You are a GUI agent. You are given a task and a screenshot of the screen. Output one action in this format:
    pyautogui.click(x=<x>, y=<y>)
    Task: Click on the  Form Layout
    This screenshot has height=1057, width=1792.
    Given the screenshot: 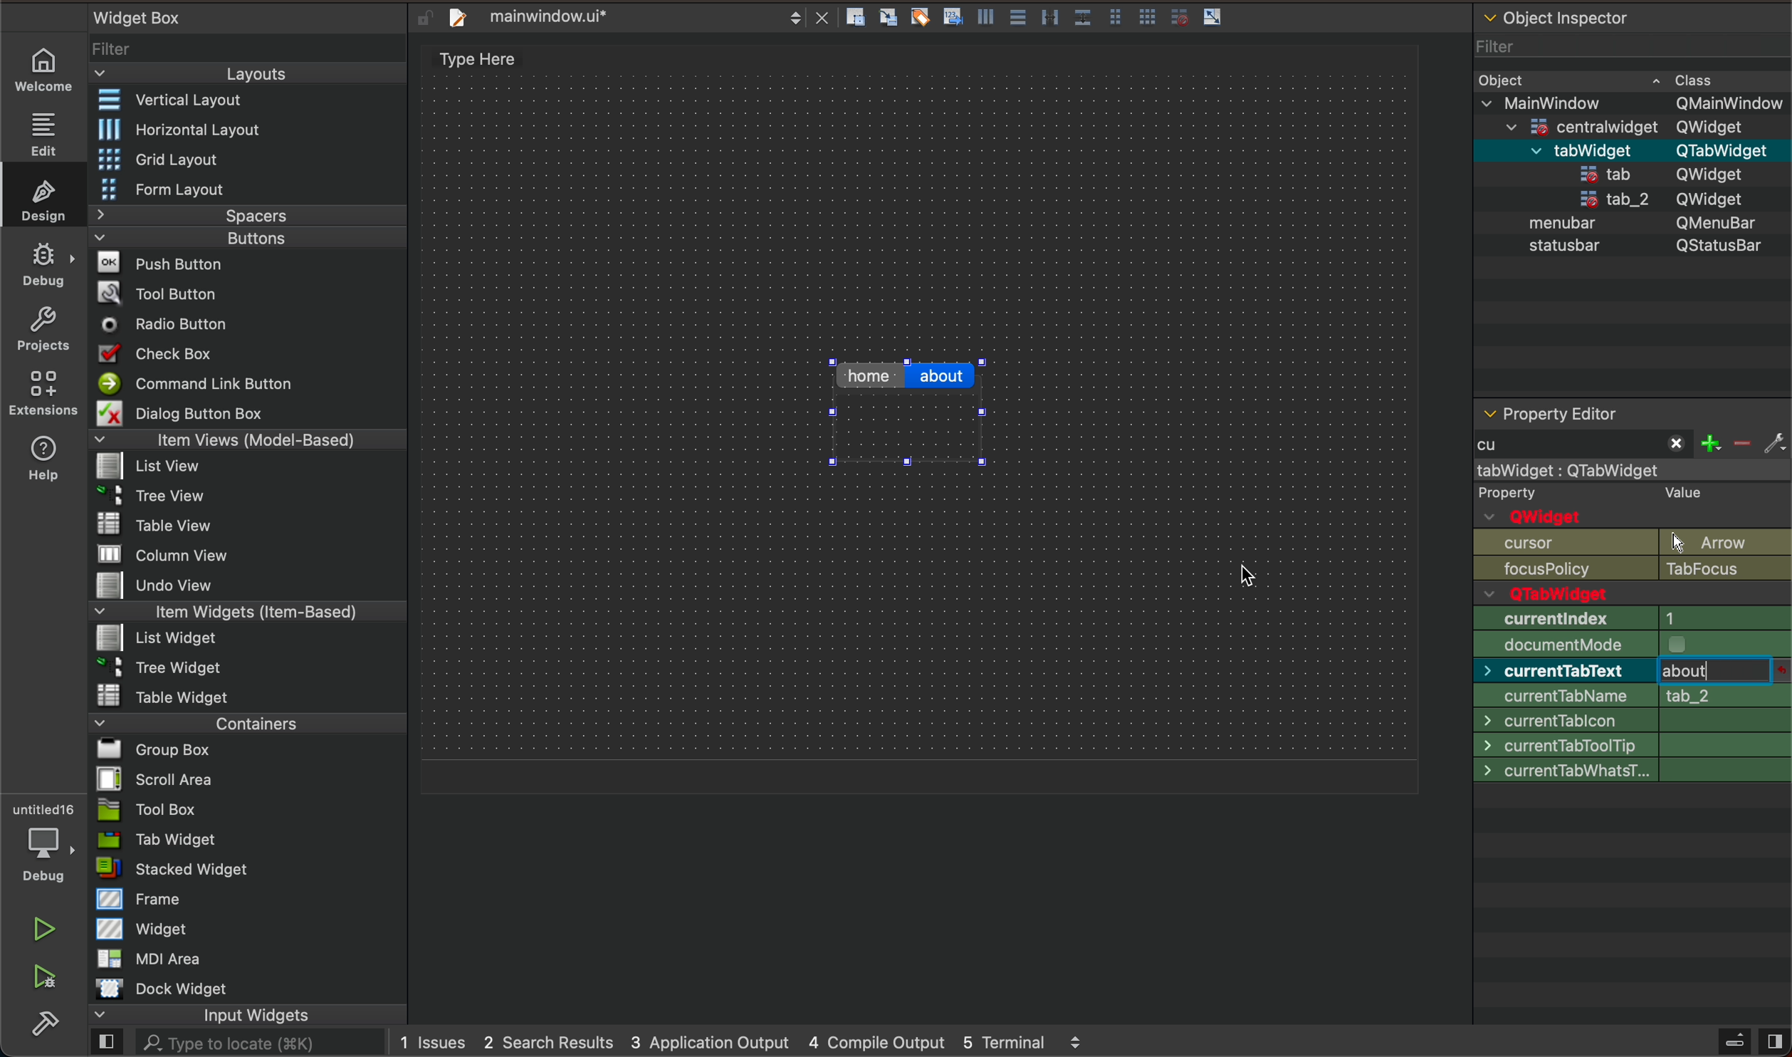 What is the action you would take?
    pyautogui.click(x=165, y=189)
    